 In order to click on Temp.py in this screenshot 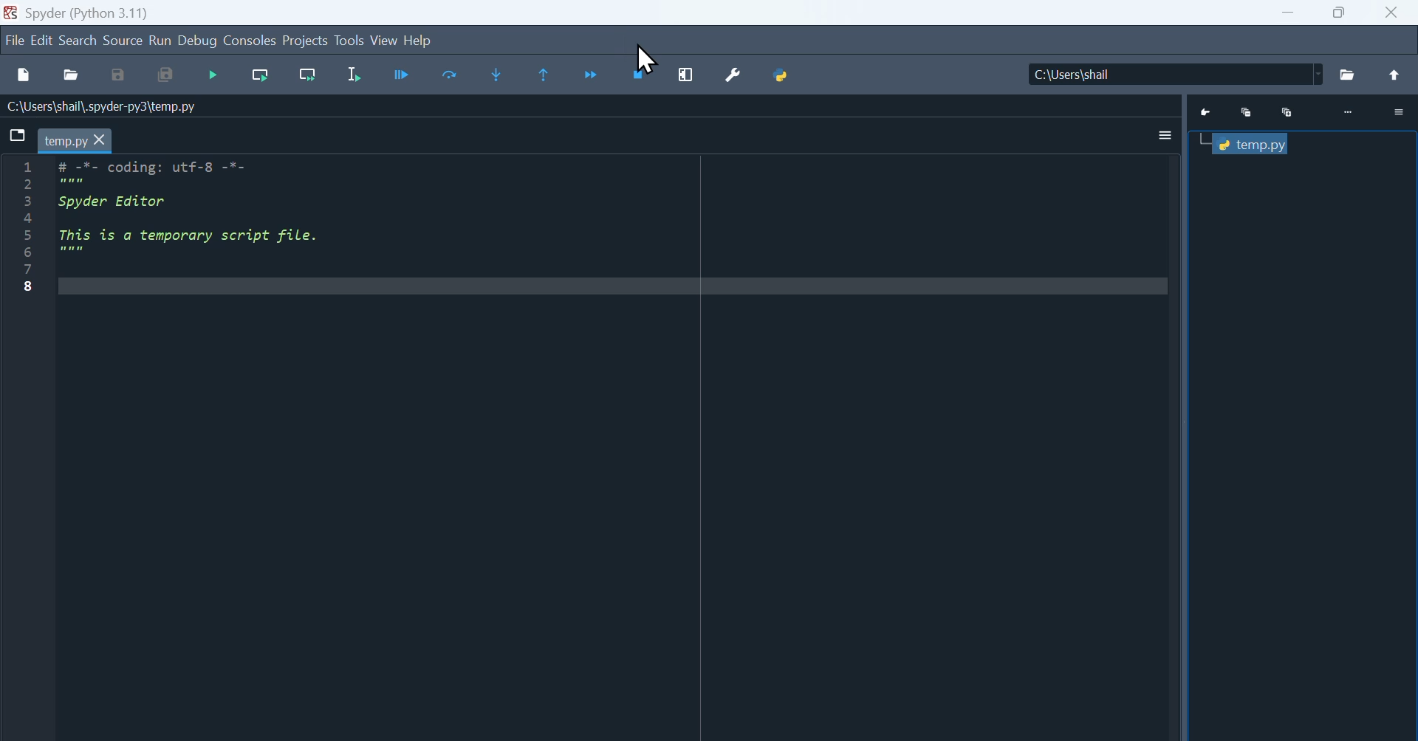, I will do `click(1256, 145)`.